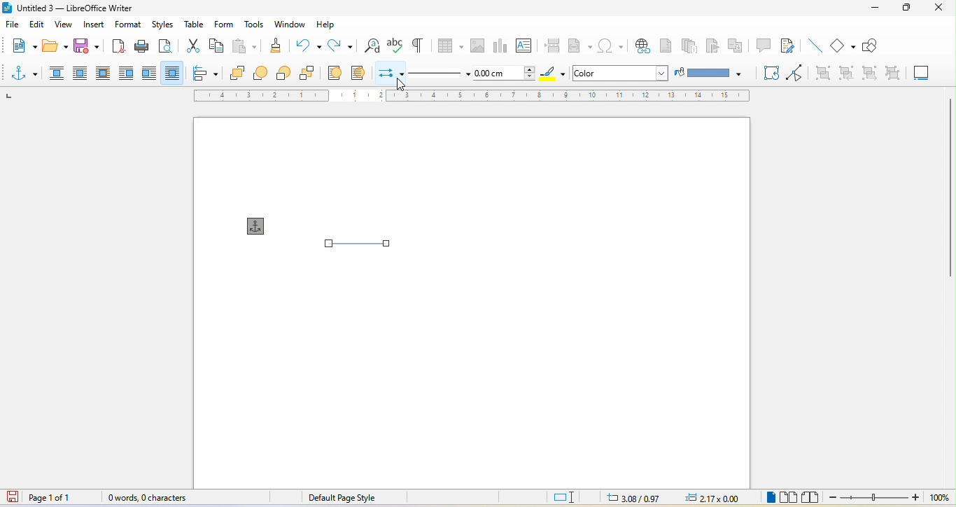 This screenshot has height=507, width=956. Describe the element at coordinates (141, 46) in the screenshot. I see `print` at that location.